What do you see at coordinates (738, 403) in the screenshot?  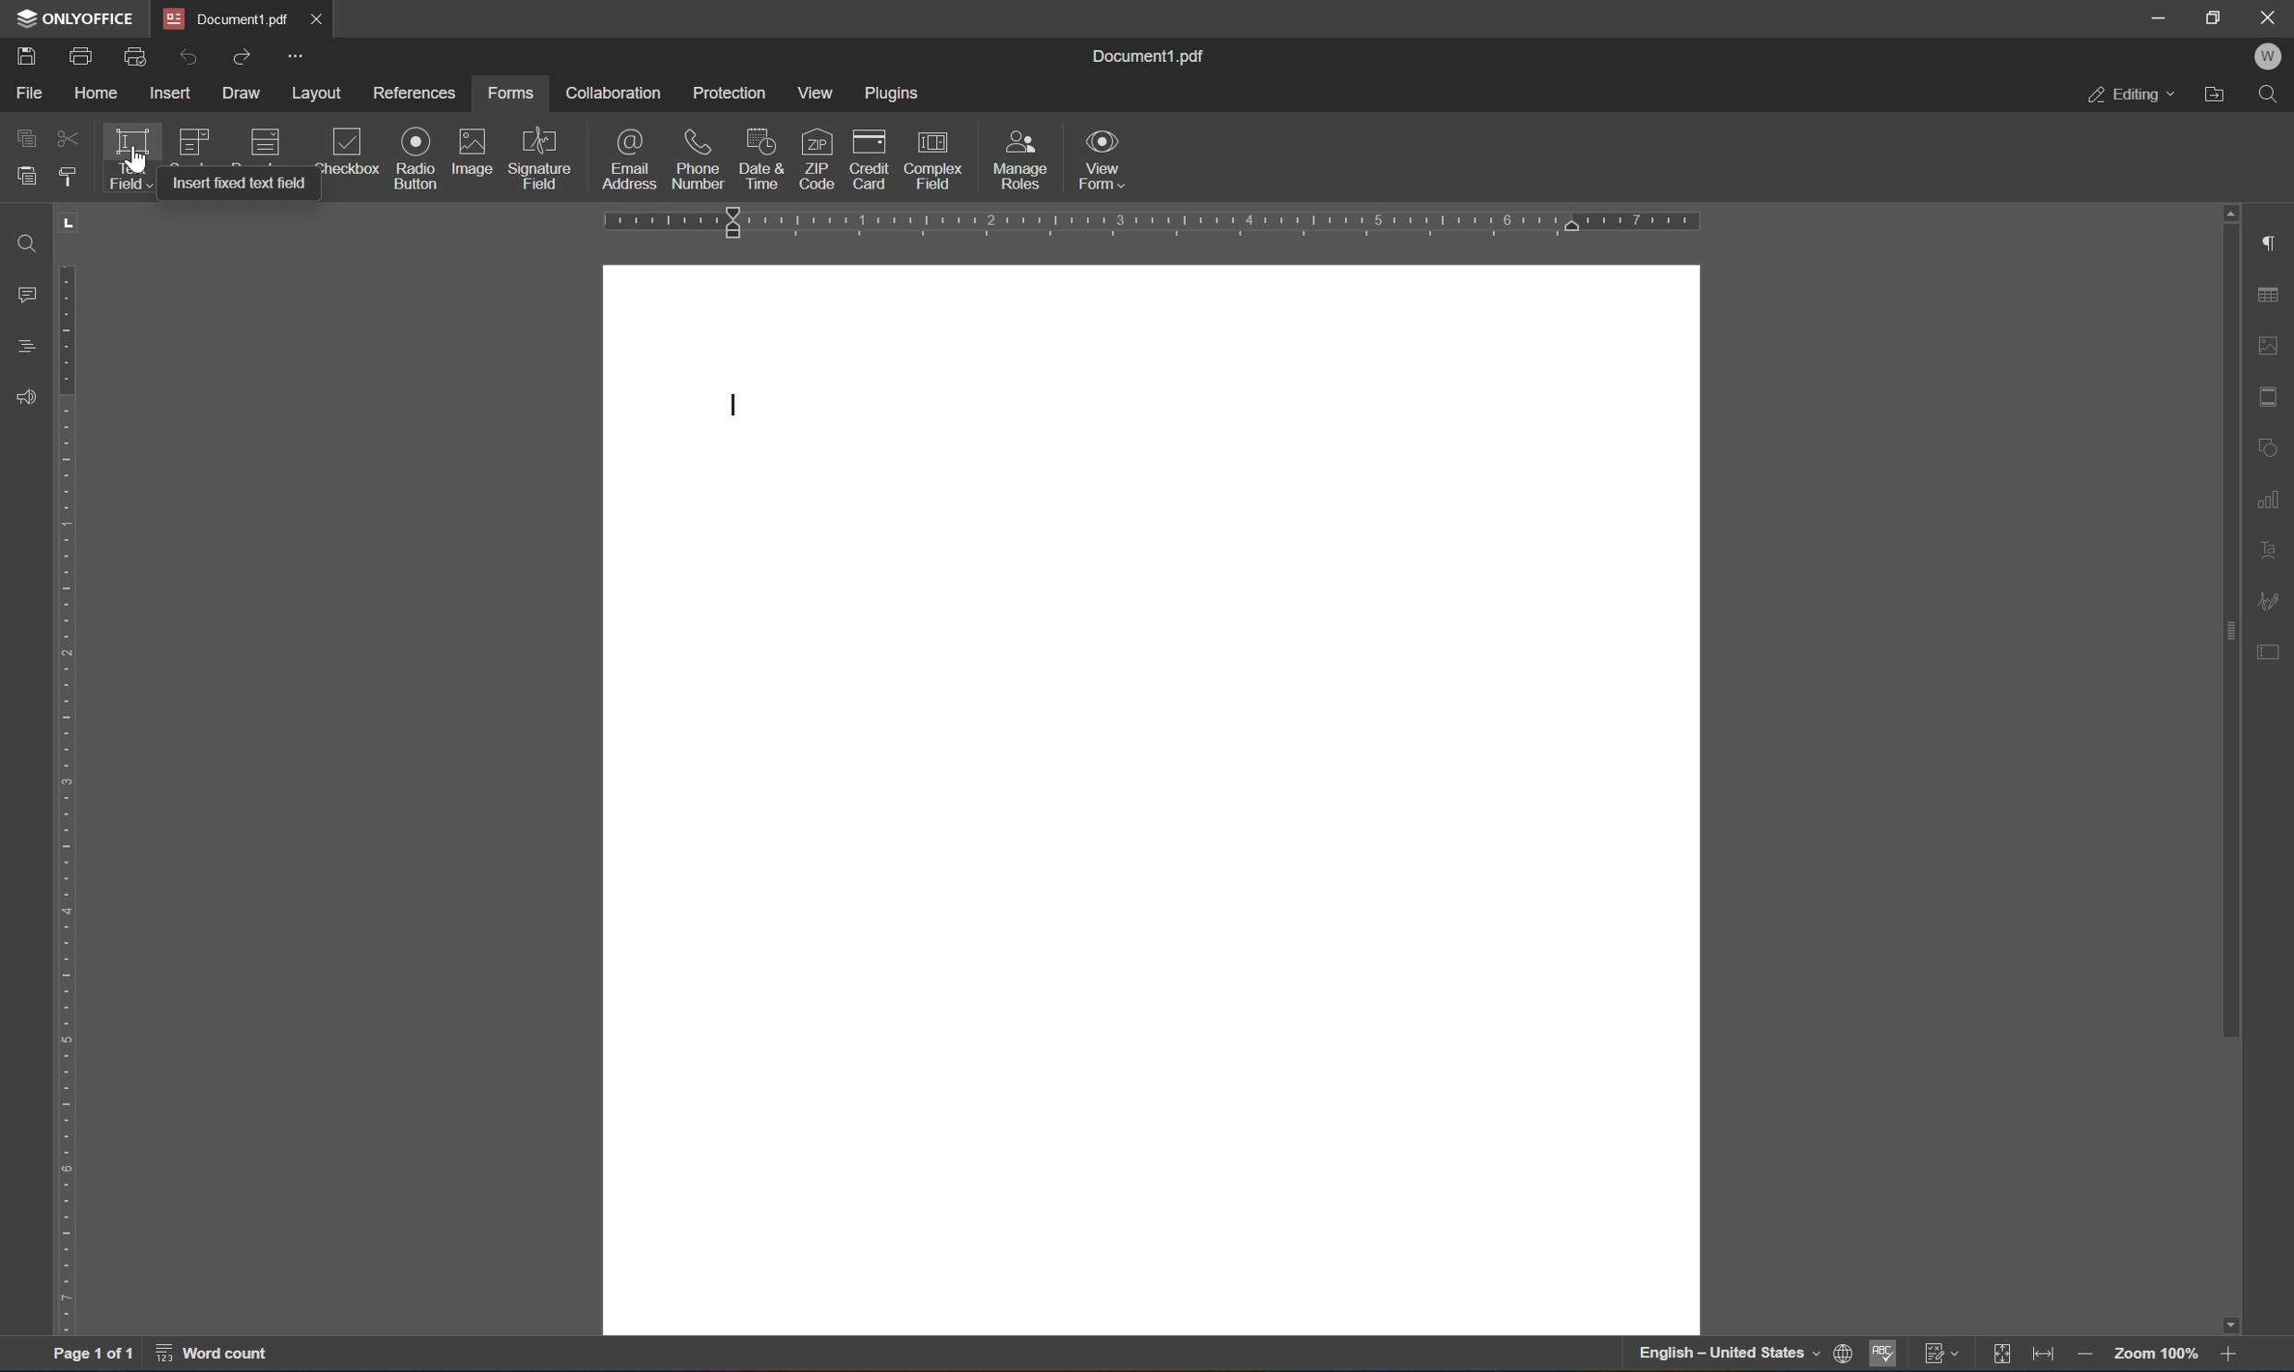 I see `typing cursor` at bounding box center [738, 403].